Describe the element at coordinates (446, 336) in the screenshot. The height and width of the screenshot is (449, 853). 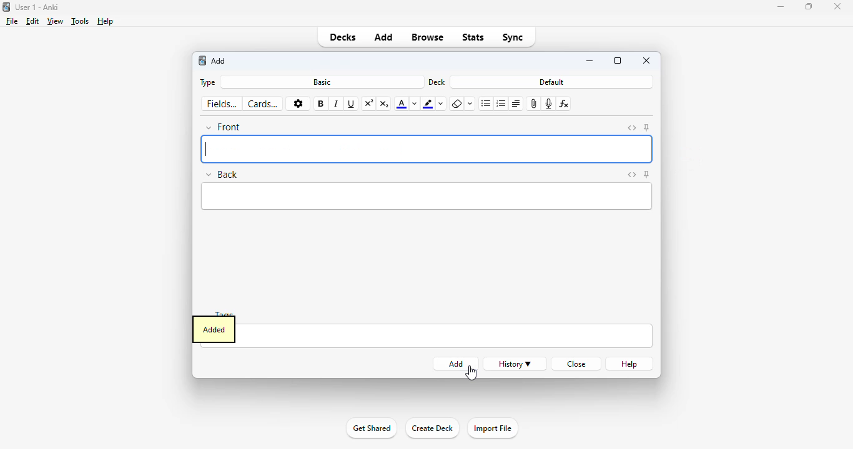
I see `add tags` at that location.